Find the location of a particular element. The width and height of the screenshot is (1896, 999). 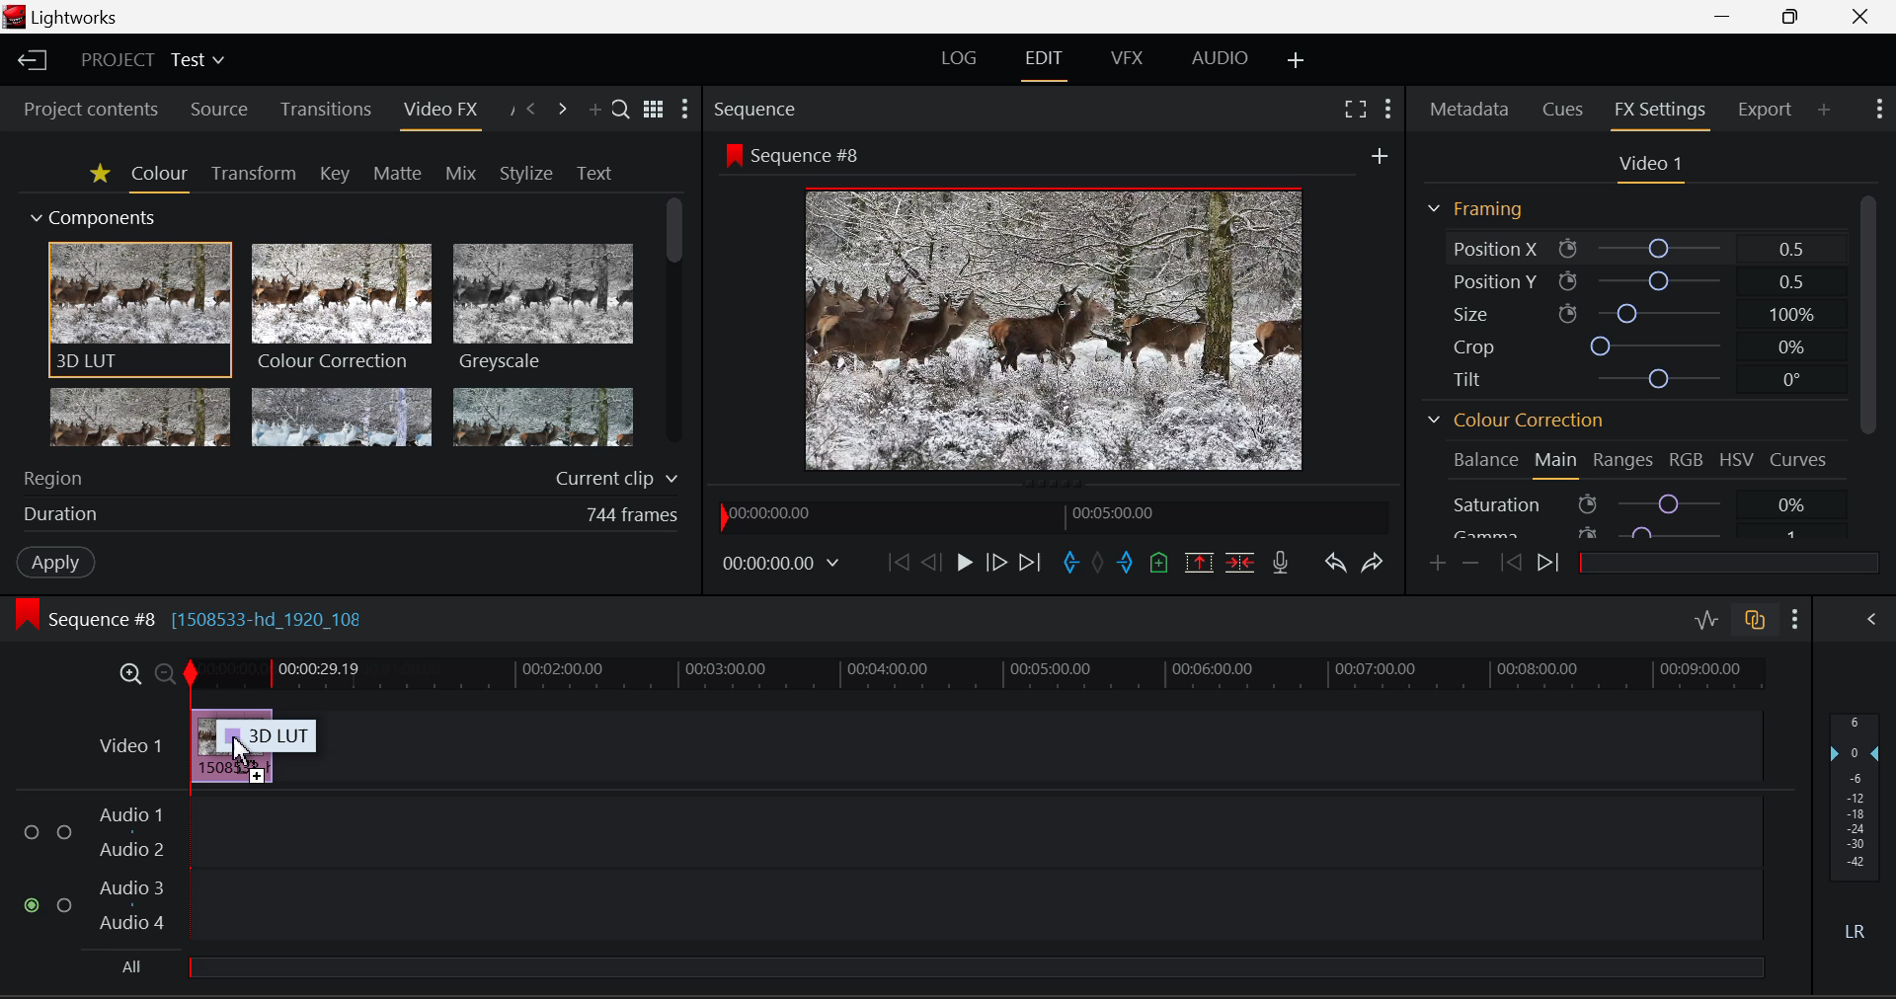

Stylize is located at coordinates (522, 174).